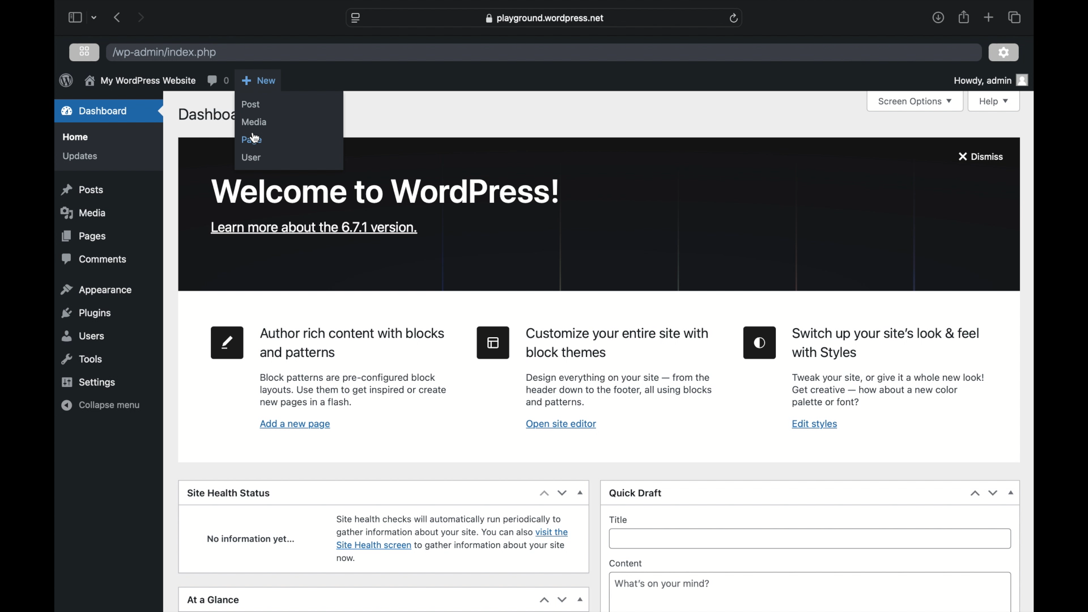  I want to click on tools, so click(82, 359).